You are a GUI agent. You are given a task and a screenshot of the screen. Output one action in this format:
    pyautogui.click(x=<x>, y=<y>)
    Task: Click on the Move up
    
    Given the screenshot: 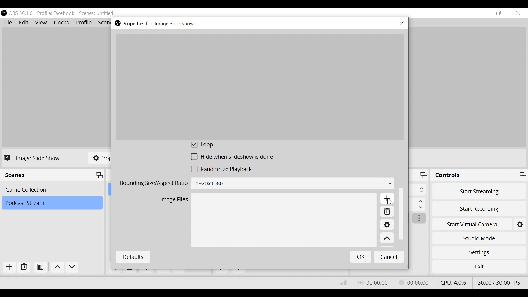 What is the action you would take?
    pyautogui.click(x=387, y=238)
    